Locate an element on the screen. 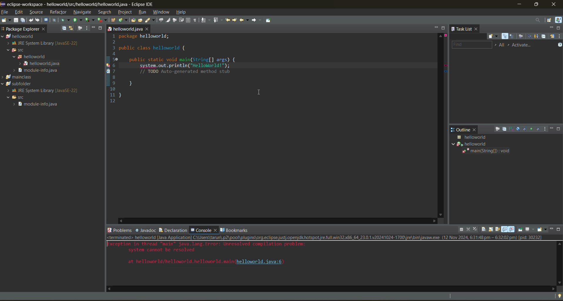  open perspective is located at coordinates (549, 21).